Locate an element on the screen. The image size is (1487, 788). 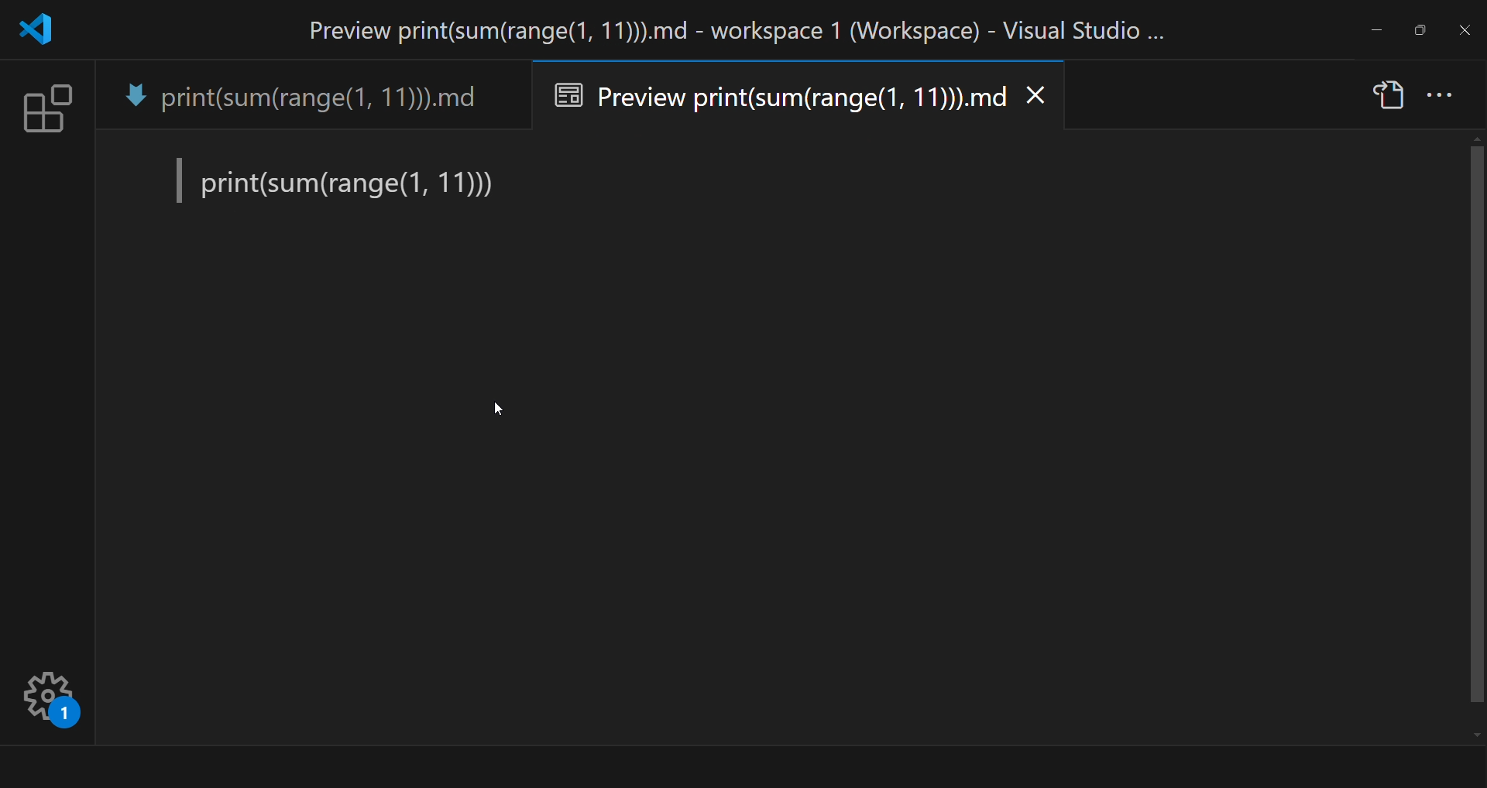
close is located at coordinates (1465, 34).